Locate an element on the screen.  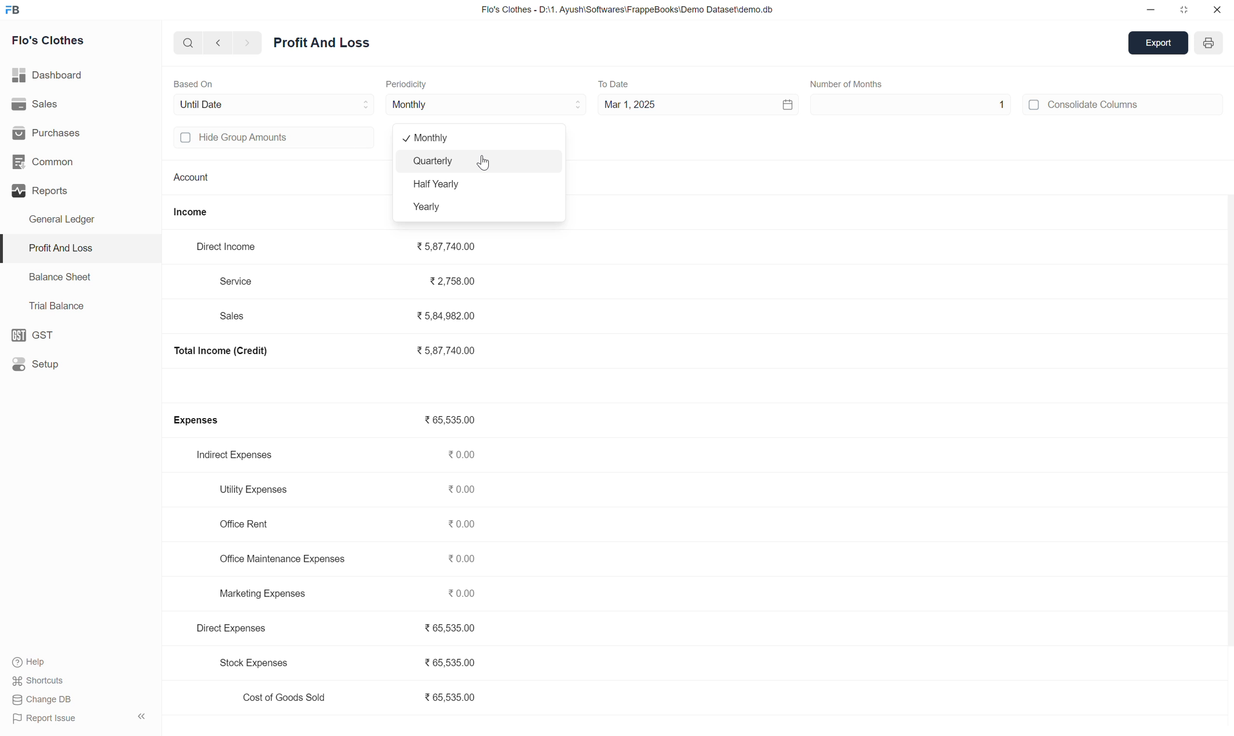
1 is located at coordinates (918, 106).